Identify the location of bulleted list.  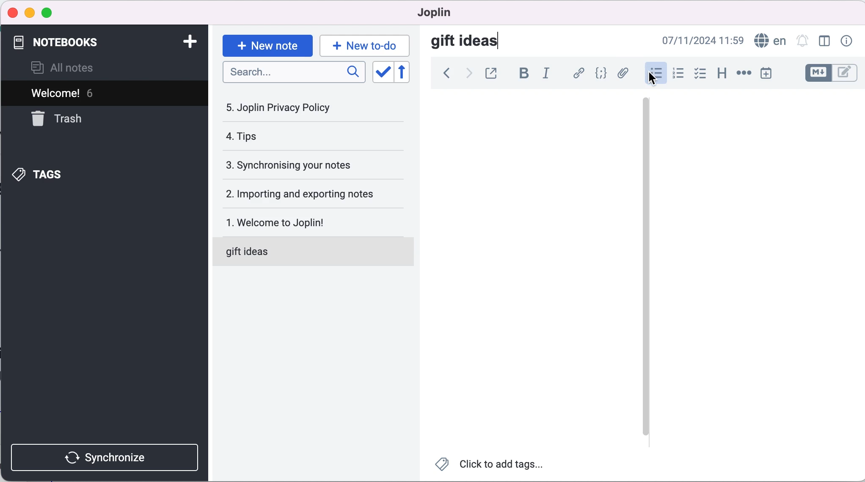
(655, 72).